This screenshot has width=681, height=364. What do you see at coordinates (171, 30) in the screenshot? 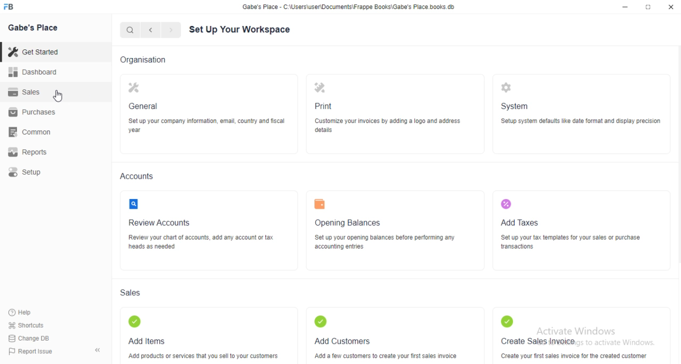
I see `next` at bounding box center [171, 30].